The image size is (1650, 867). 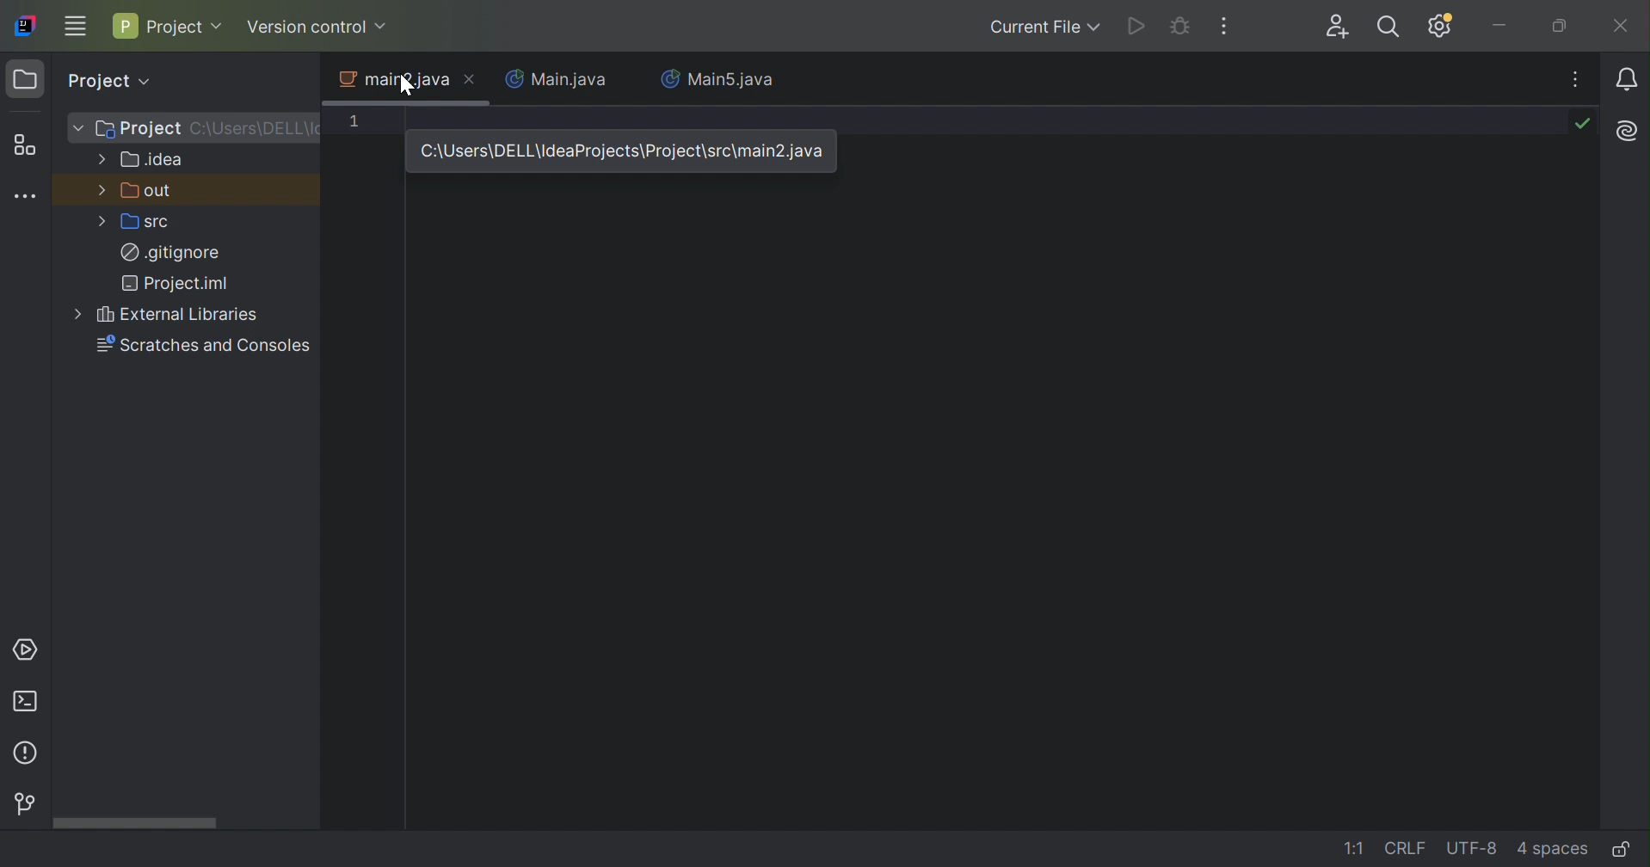 I want to click on Notifications, so click(x=1628, y=82).